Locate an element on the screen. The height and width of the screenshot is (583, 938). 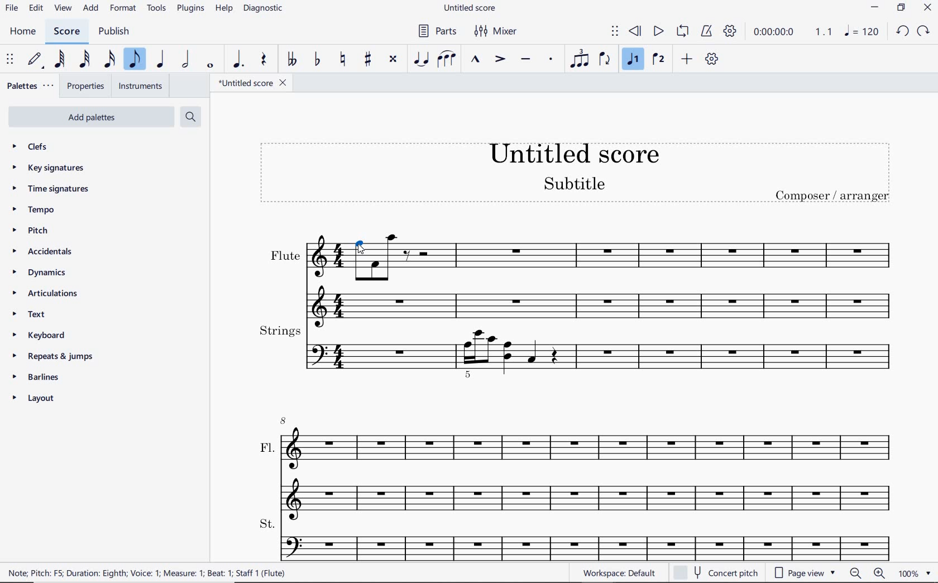
PARTS is located at coordinates (437, 32).